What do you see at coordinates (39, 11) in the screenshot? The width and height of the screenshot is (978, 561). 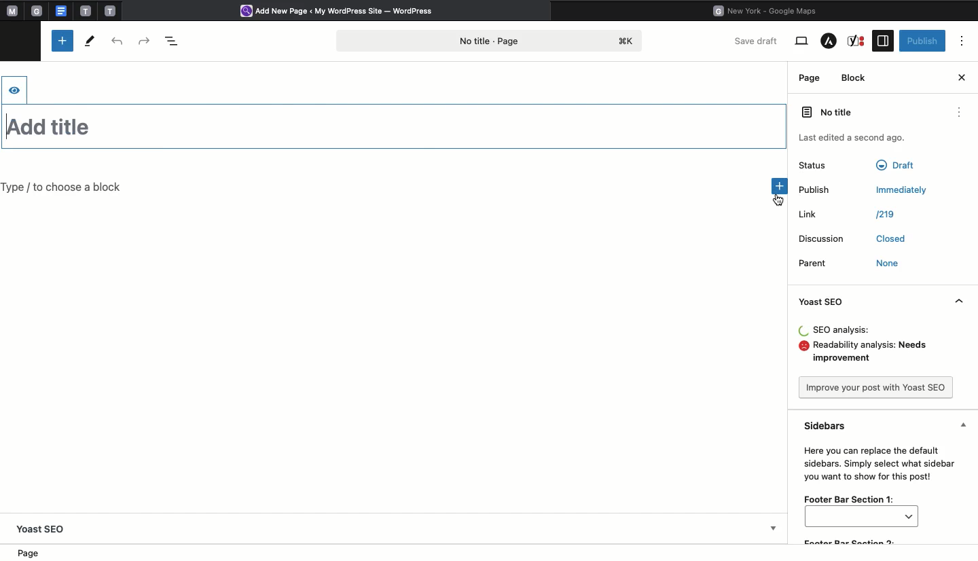 I see `tab` at bounding box center [39, 11].